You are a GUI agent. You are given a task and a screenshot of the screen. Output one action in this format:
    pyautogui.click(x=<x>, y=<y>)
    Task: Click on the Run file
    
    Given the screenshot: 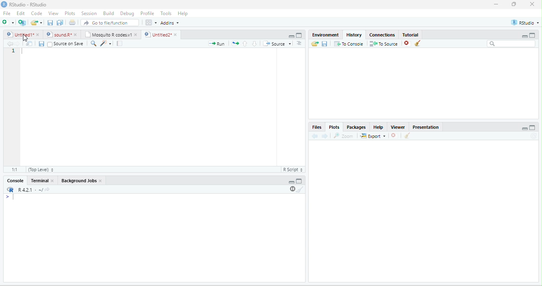 What is the action you would take?
    pyautogui.click(x=216, y=44)
    